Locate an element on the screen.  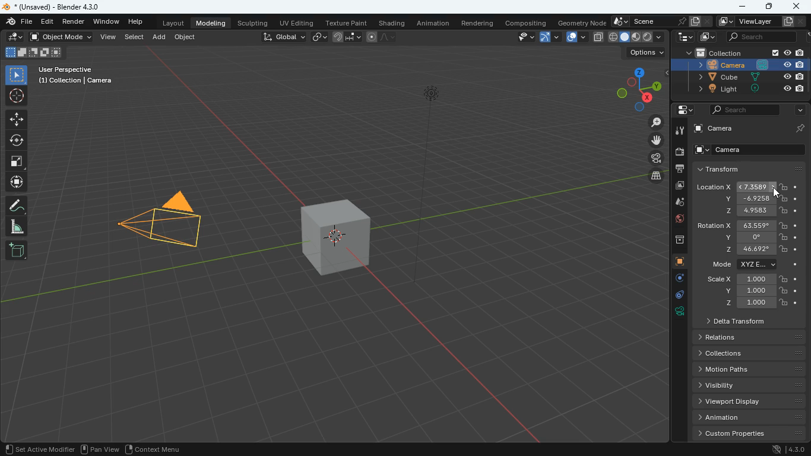
settings is located at coordinates (674, 278).